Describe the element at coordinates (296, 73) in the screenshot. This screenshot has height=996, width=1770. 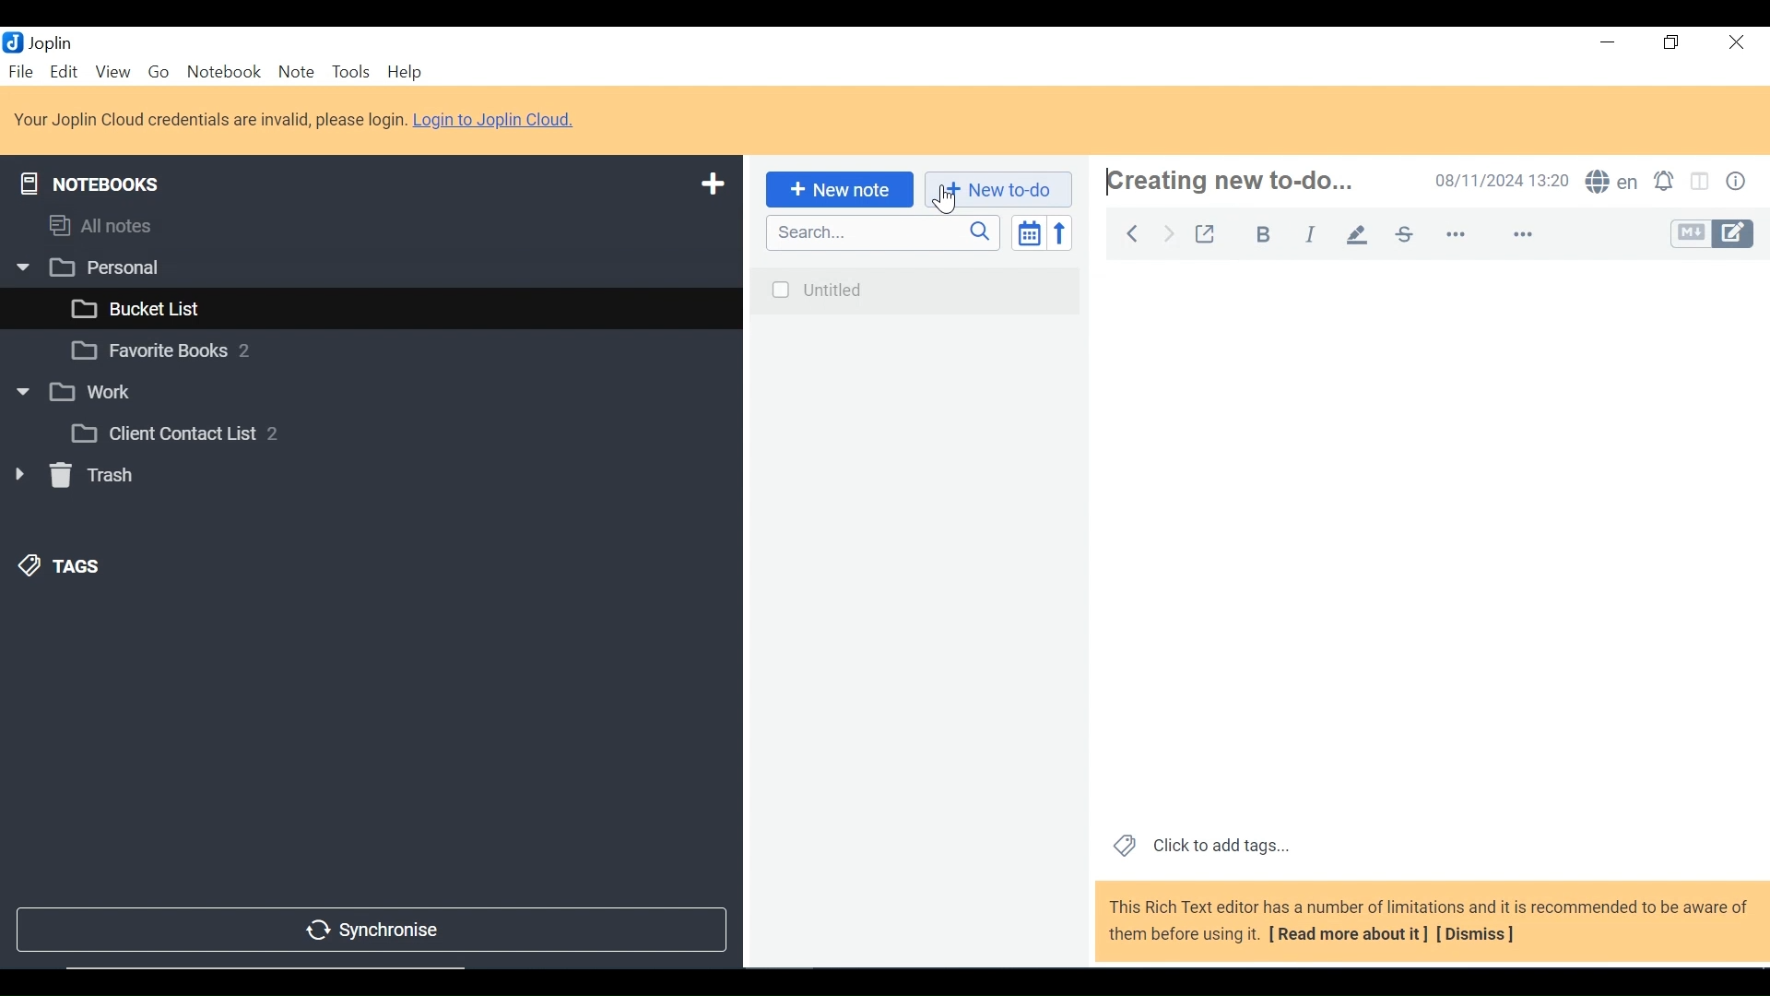
I see `Note` at that location.